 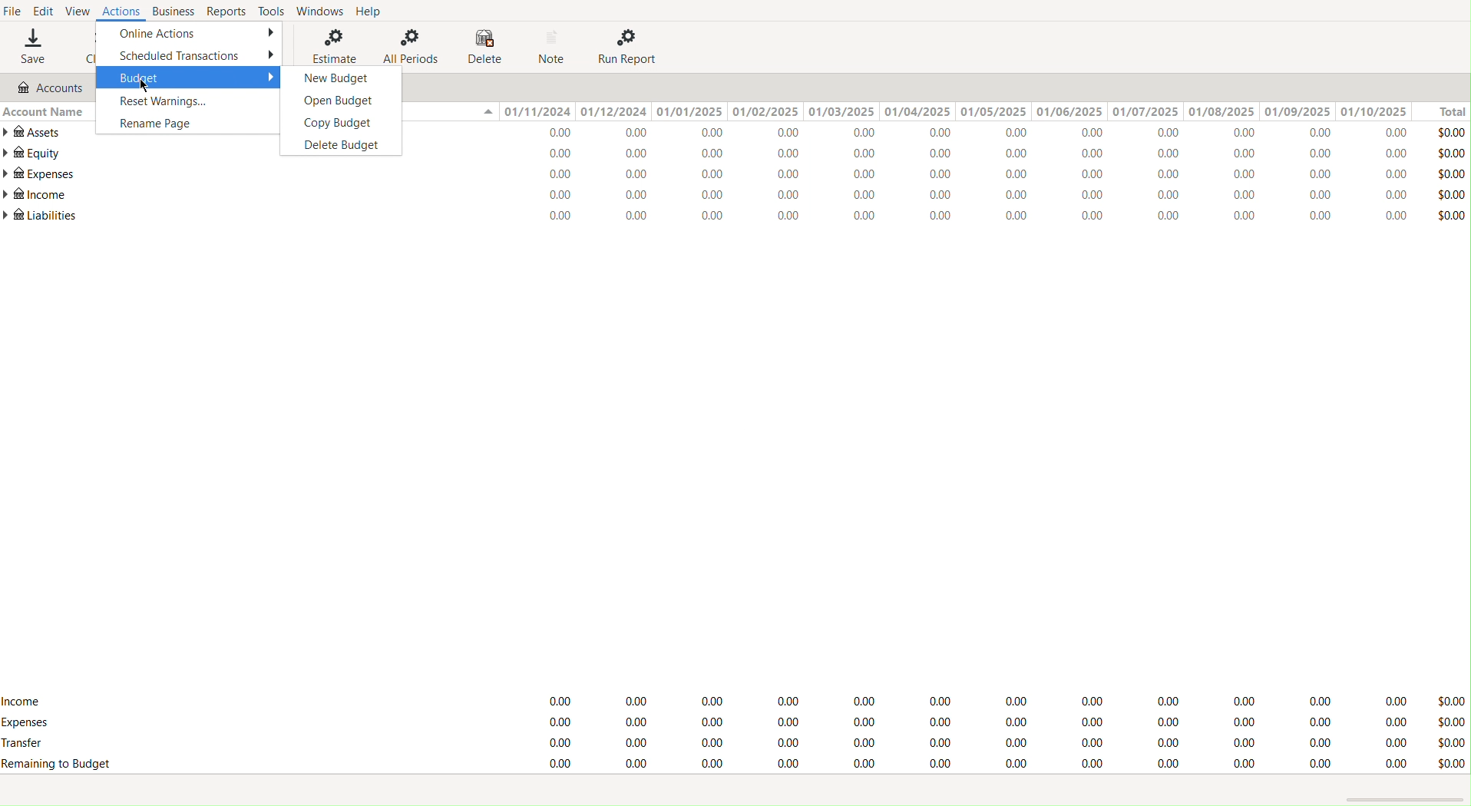 What do you see at coordinates (1450, 732) in the screenshot?
I see `Total Value` at bounding box center [1450, 732].